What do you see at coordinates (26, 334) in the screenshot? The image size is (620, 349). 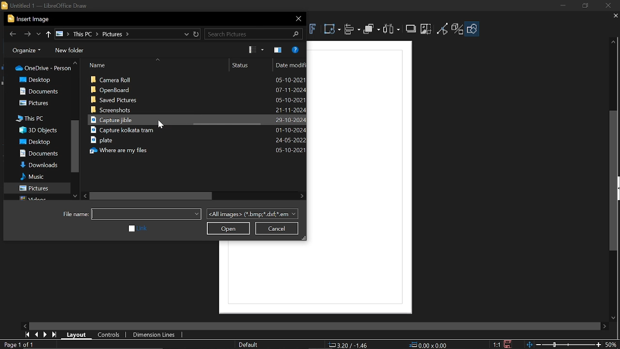 I see `First page` at bounding box center [26, 334].